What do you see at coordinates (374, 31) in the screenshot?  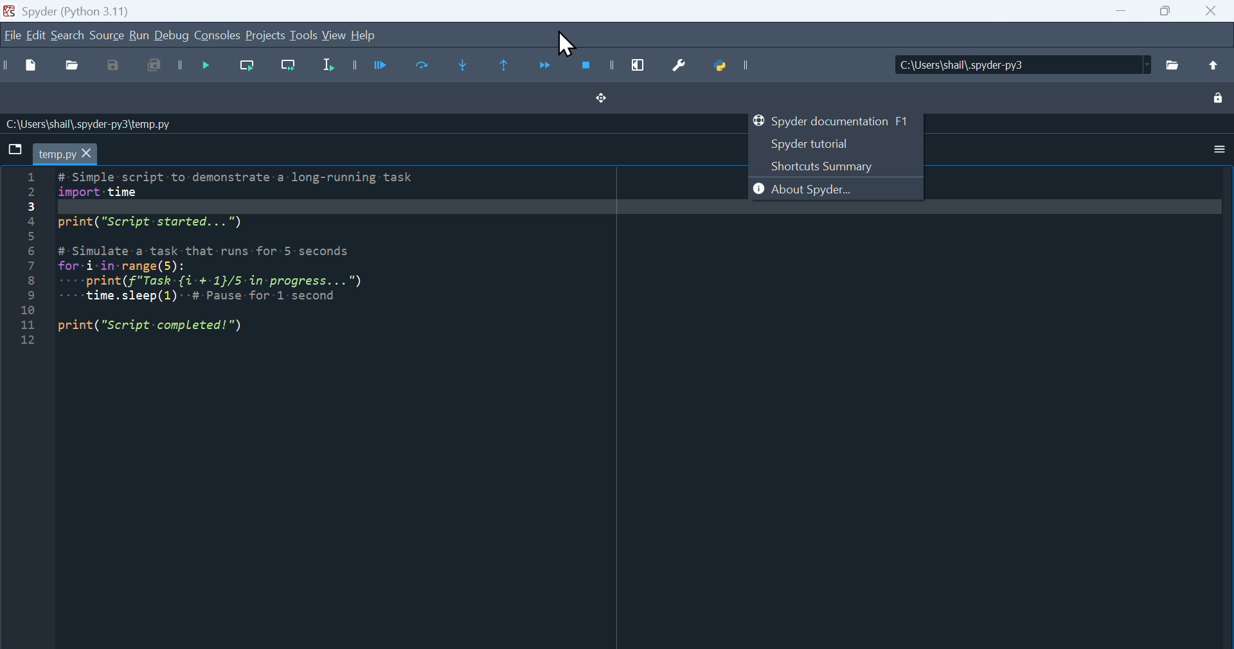 I see `help` at bounding box center [374, 31].